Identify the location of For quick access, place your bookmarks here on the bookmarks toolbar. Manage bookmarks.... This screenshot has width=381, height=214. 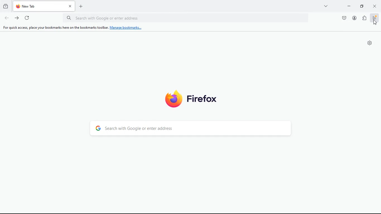
(73, 28).